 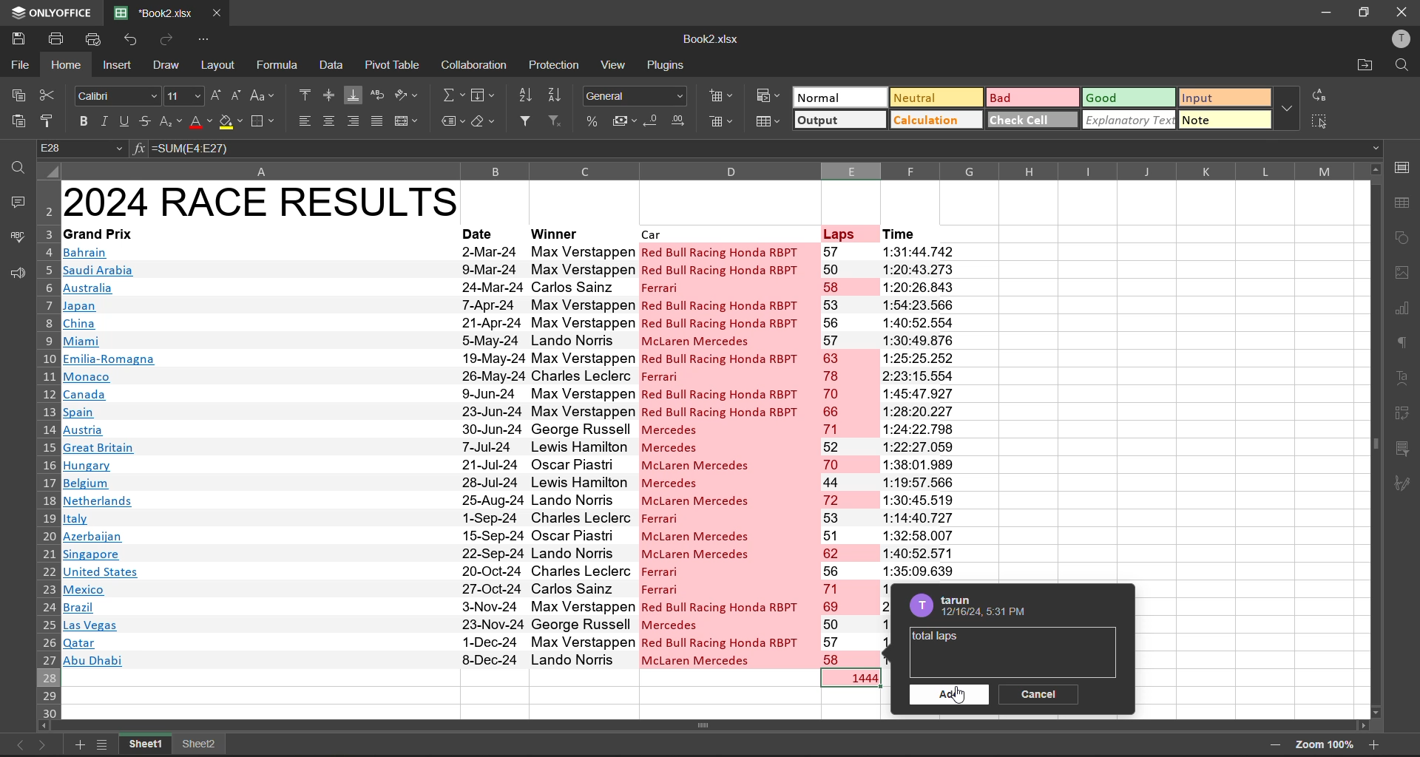 I want to click on insert, so click(x=121, y=67).